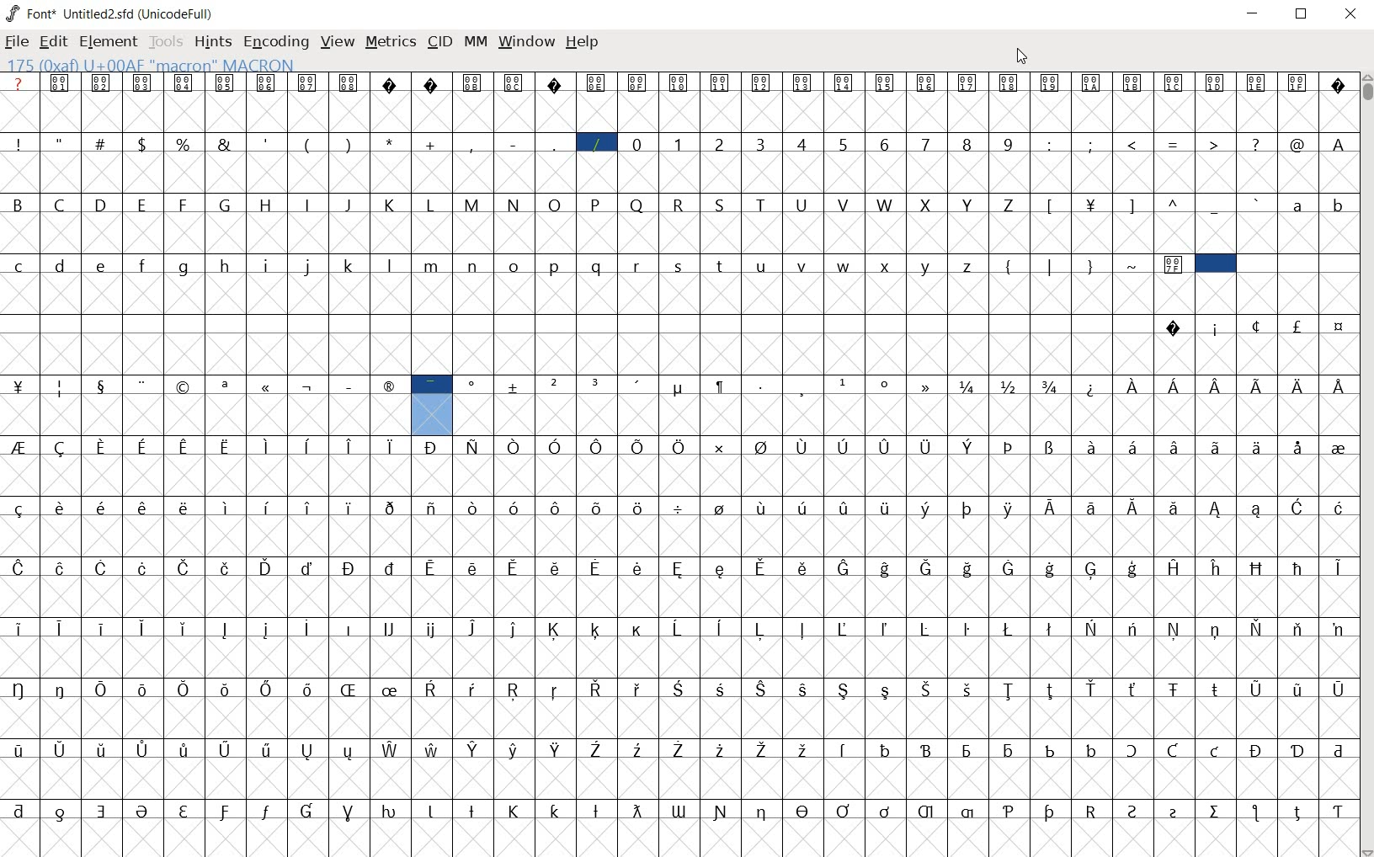 This screenshot has width=1374, height=857. What do you see at coordinates (431, 163) in the screenshot?
I see `addition` at bounding box center [431, 163].